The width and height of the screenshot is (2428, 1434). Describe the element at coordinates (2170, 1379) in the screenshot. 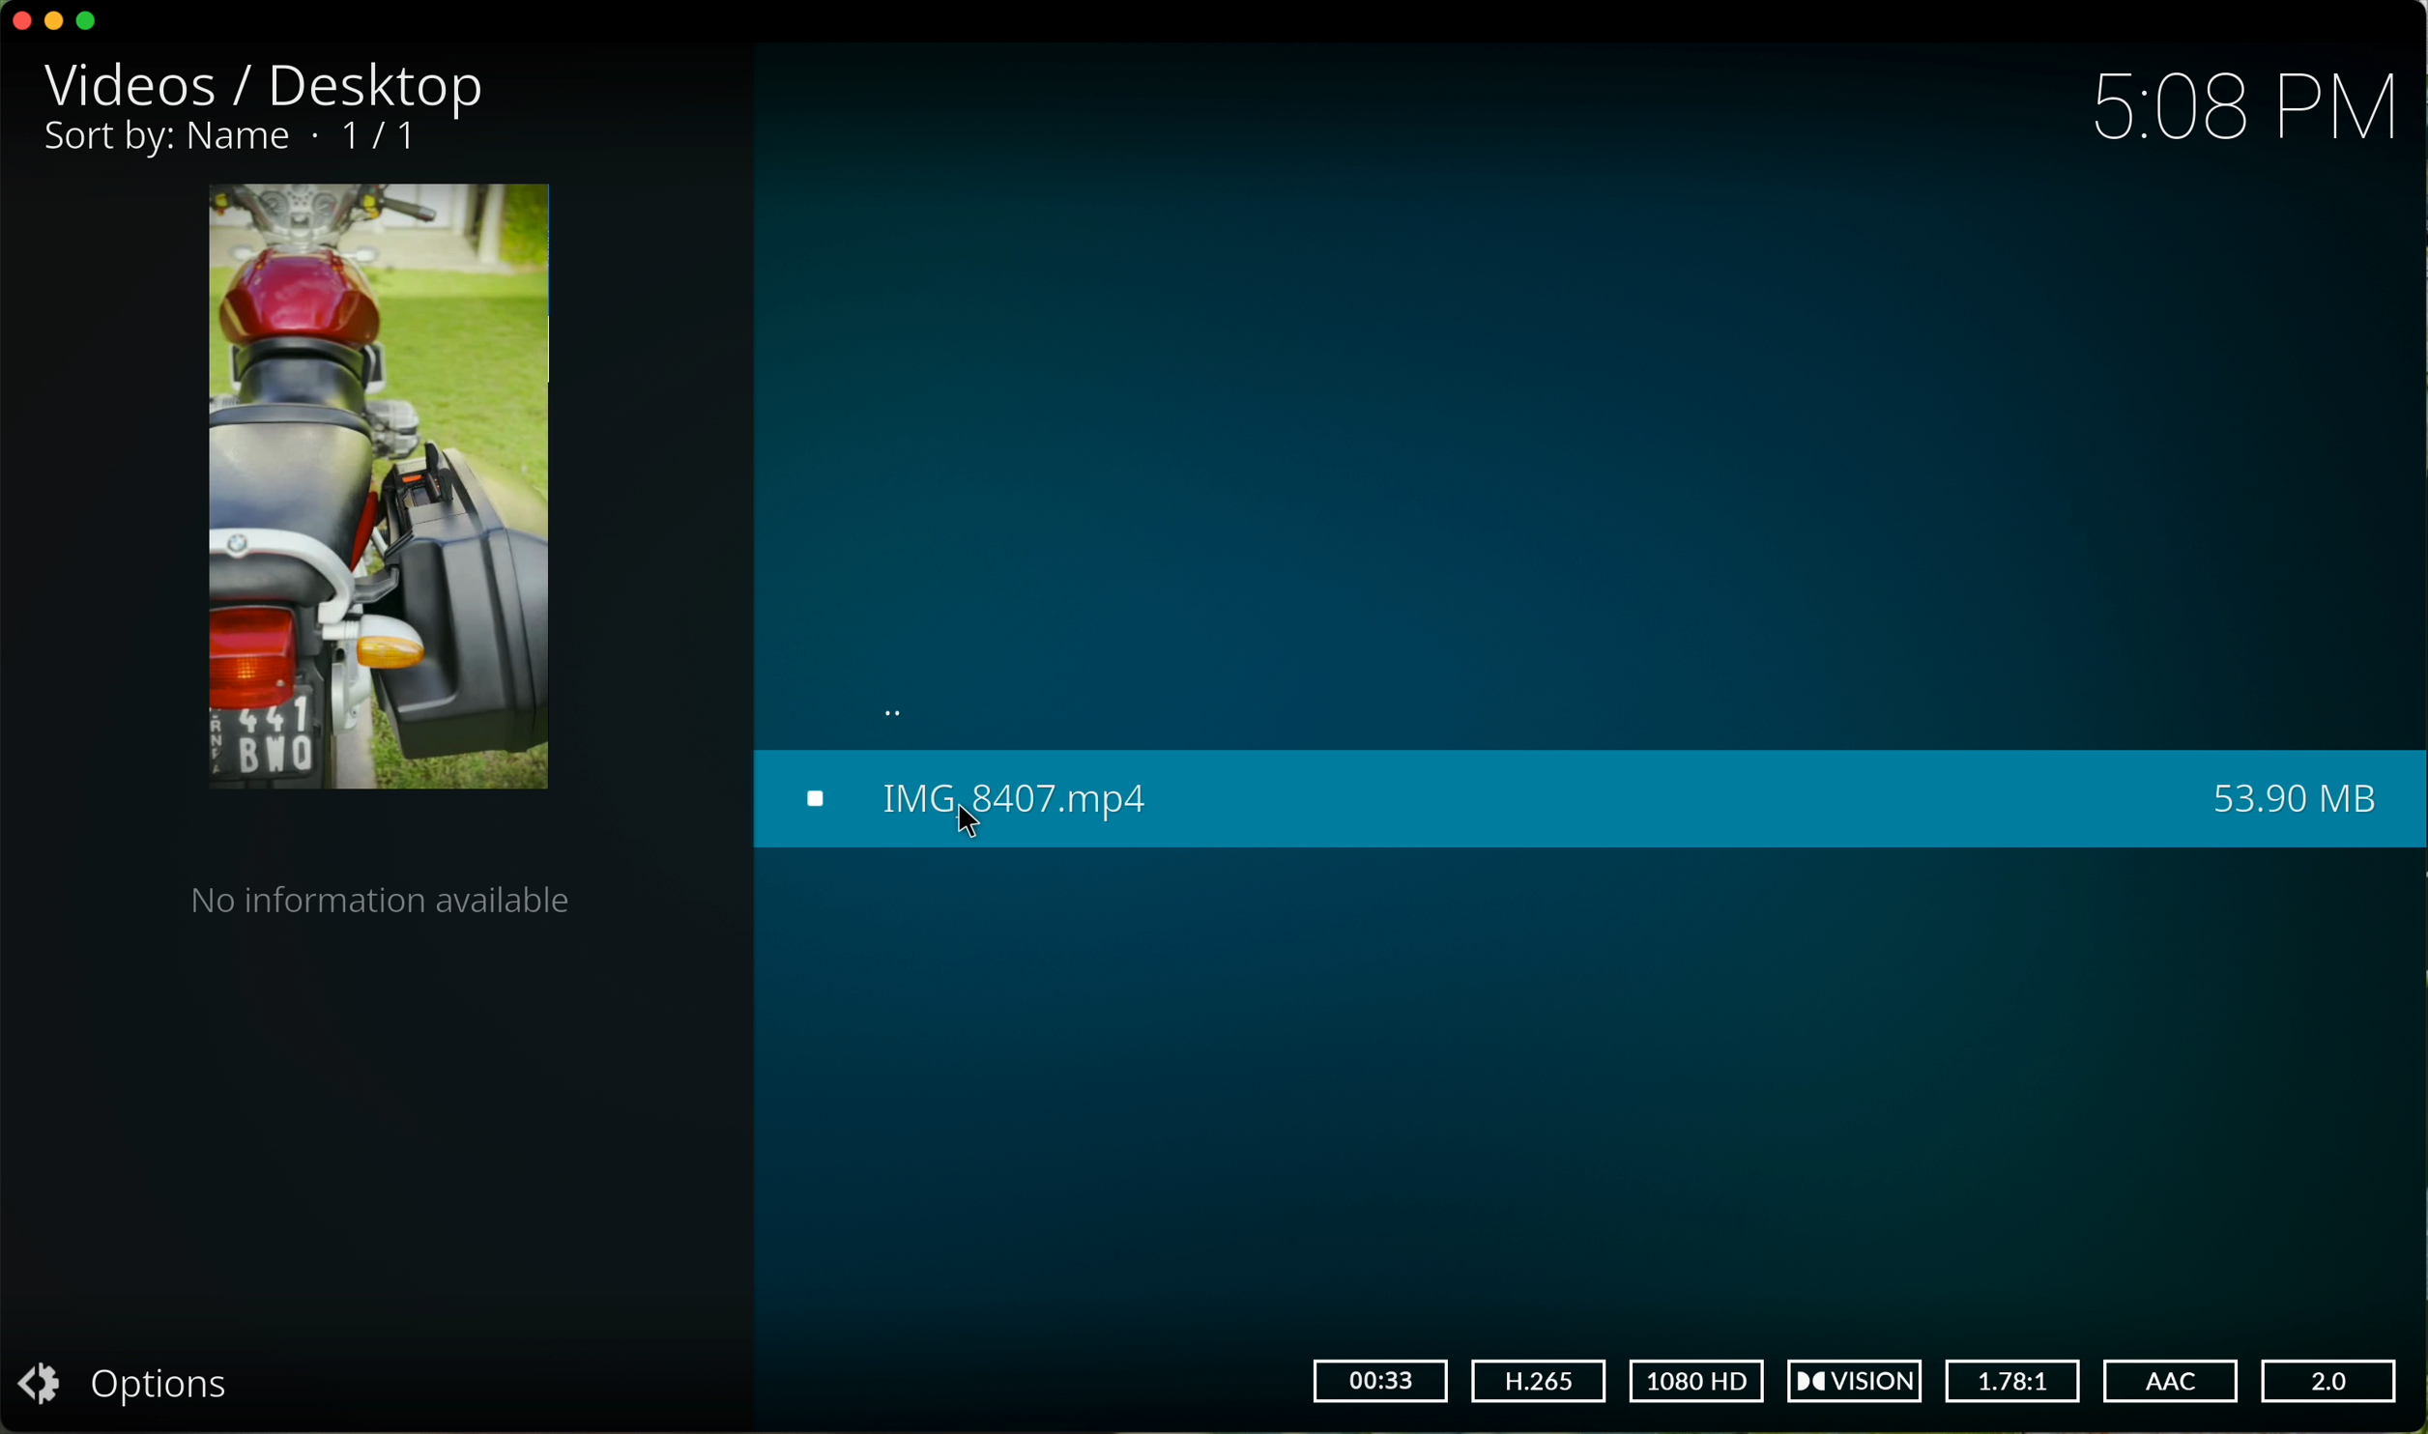

I see `AAC` at that location.